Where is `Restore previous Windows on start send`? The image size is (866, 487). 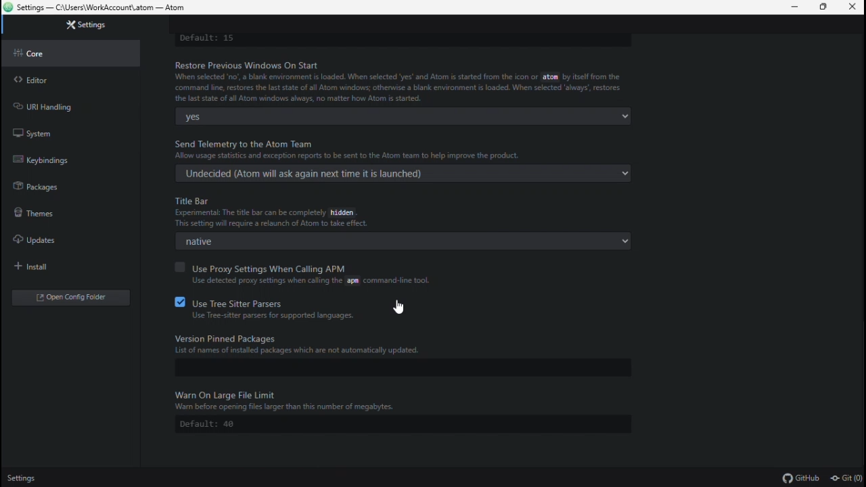
Restore previous Windows on start send is located at coordinates (401, 80).